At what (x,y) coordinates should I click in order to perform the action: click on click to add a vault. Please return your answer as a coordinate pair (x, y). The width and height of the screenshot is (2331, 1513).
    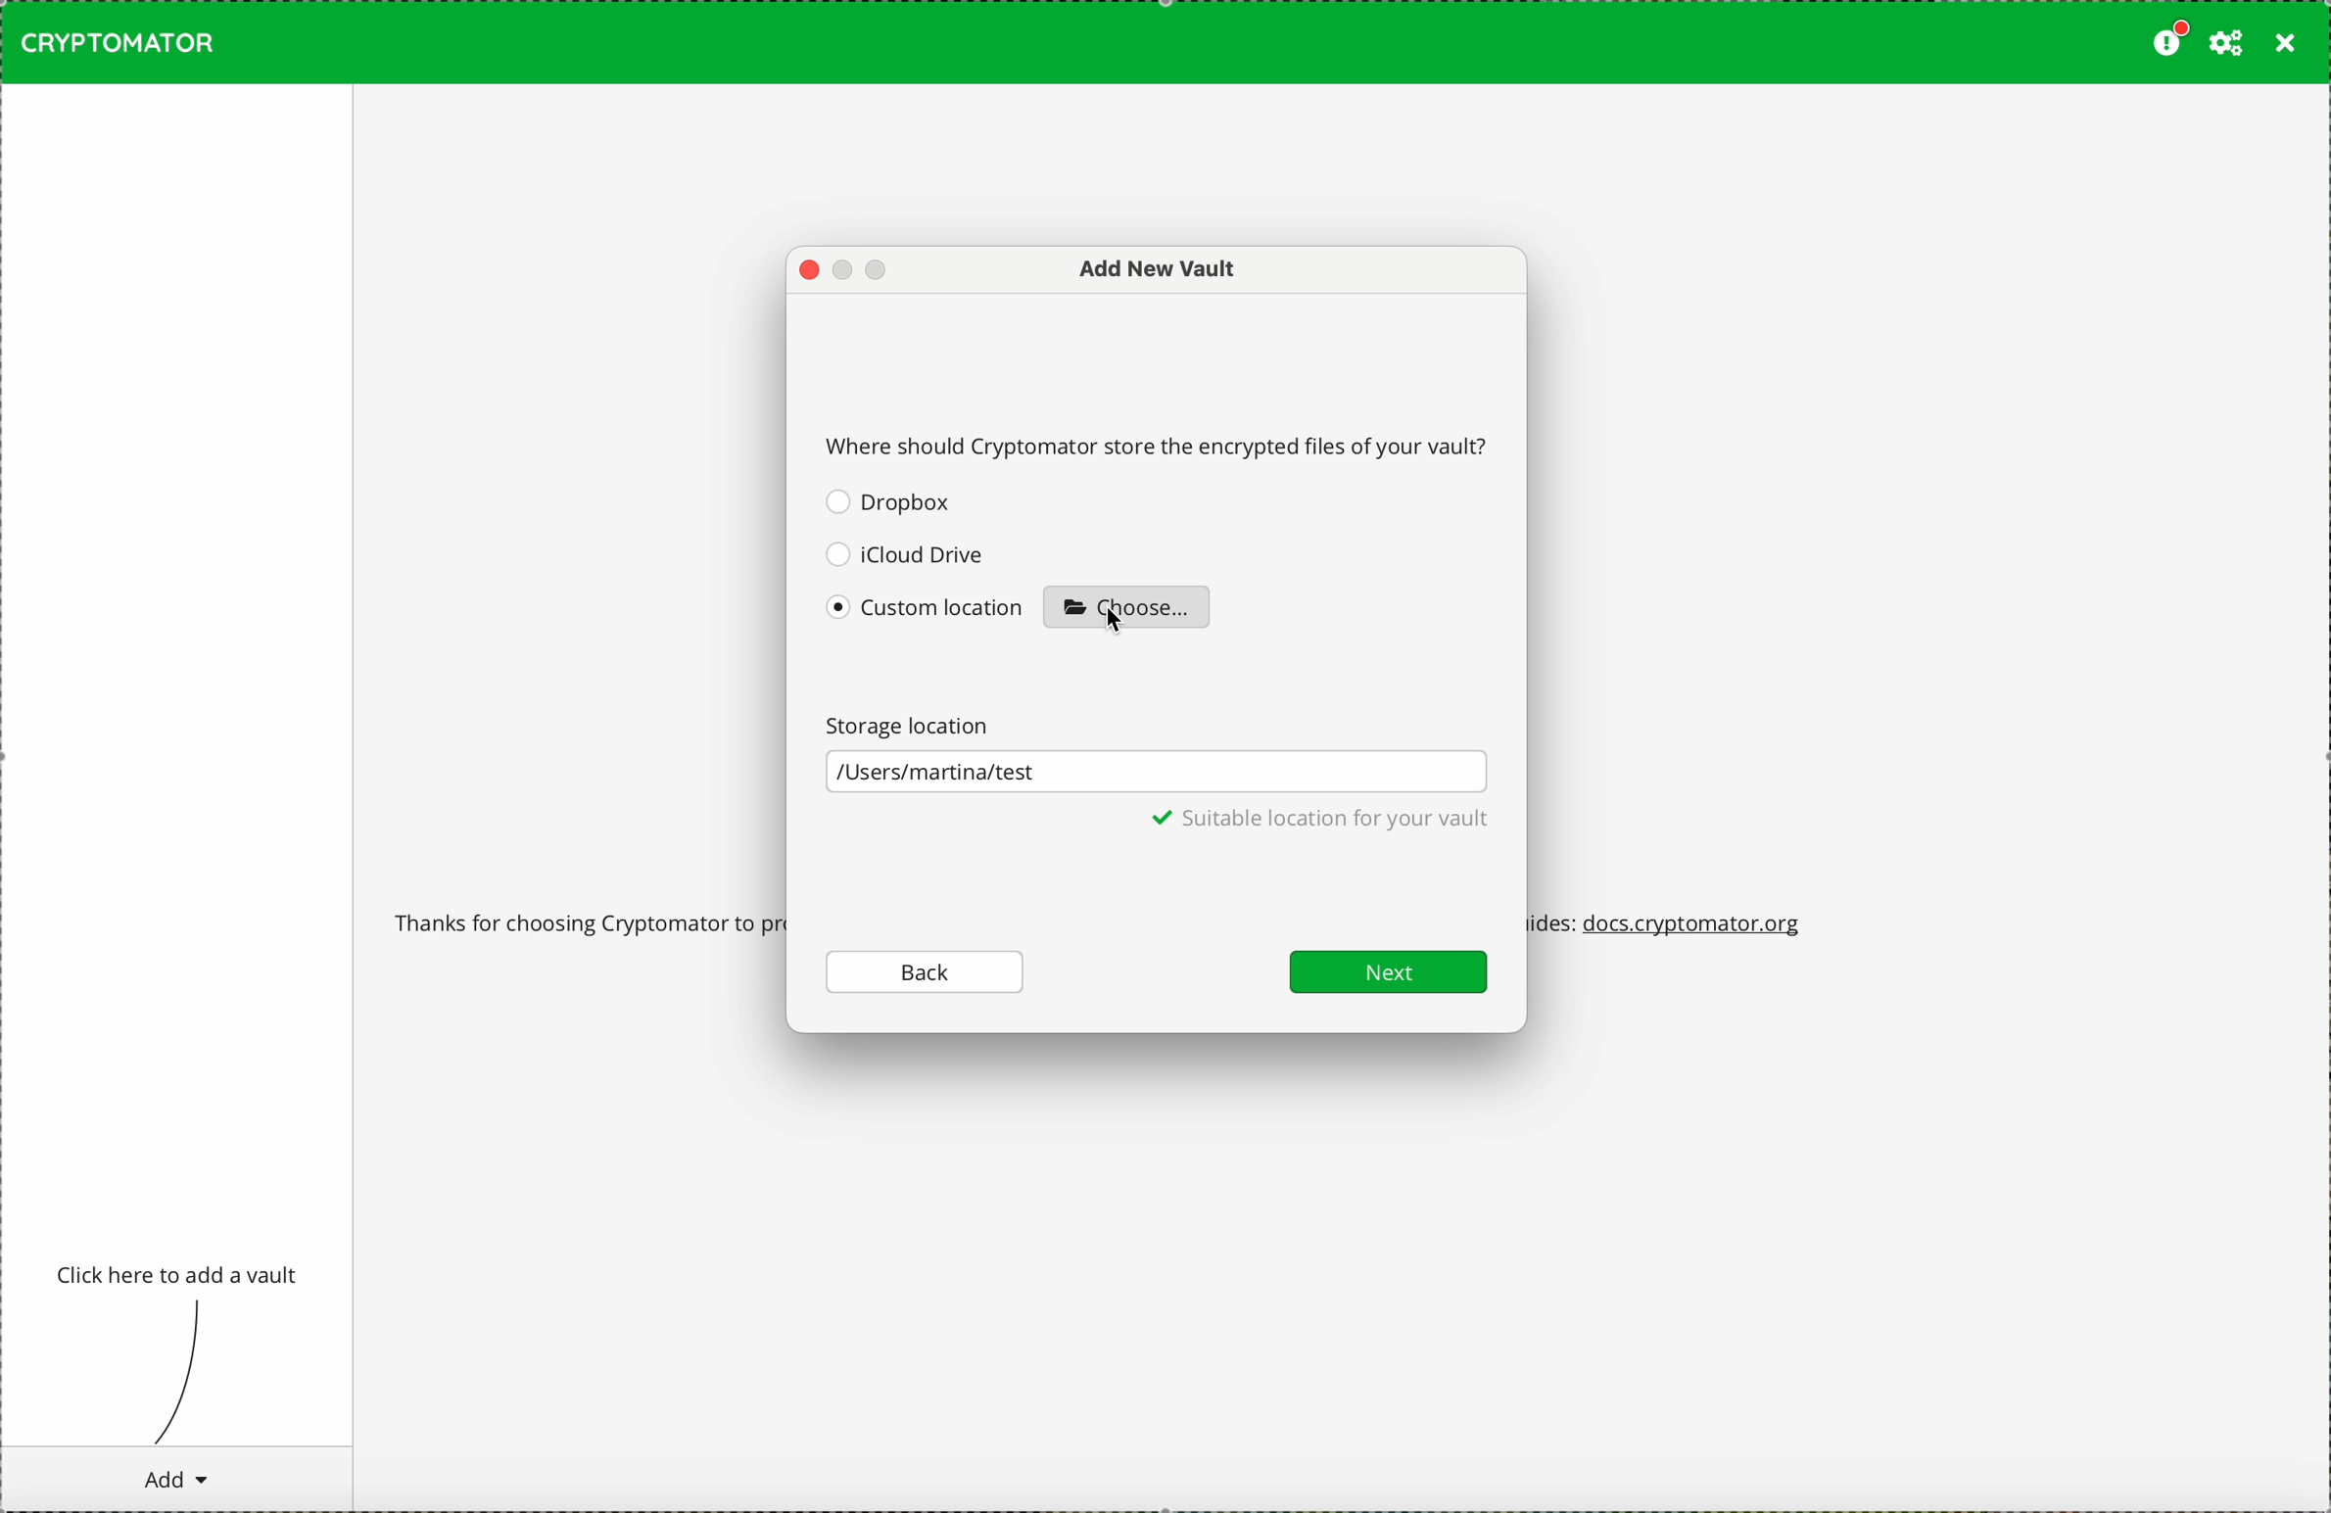
    Looking at the image, I should click on (180, 1276).